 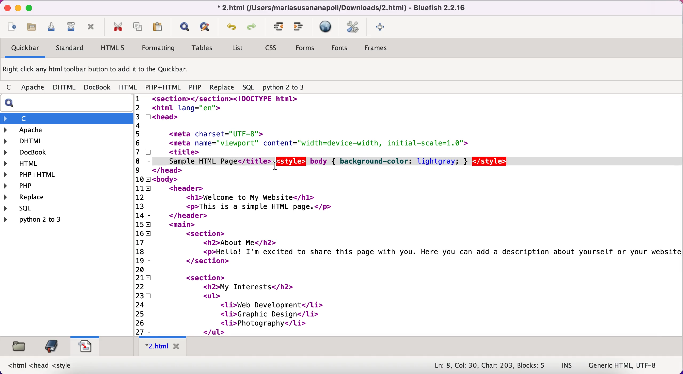 I want to click on list, so click(x=237, y=49).